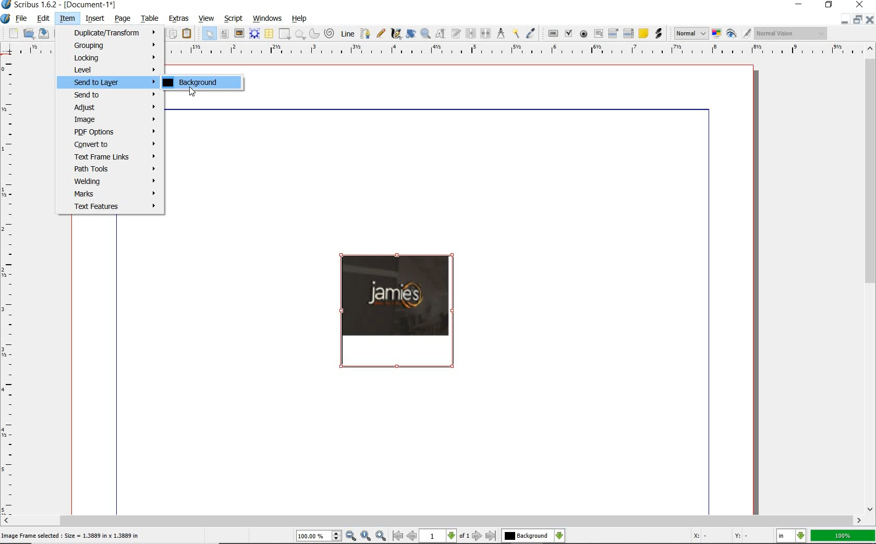 This screenshot has width=876, height=544. What do you see at coordinates (110, 119) in the screenshot?
I see `Image` at bounding box center [110, 119].